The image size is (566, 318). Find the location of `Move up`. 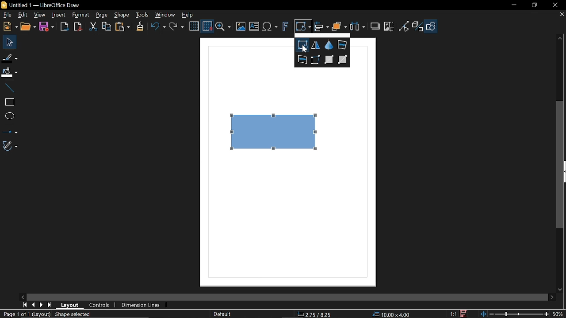

Move up is located at coordinates (561, 38).